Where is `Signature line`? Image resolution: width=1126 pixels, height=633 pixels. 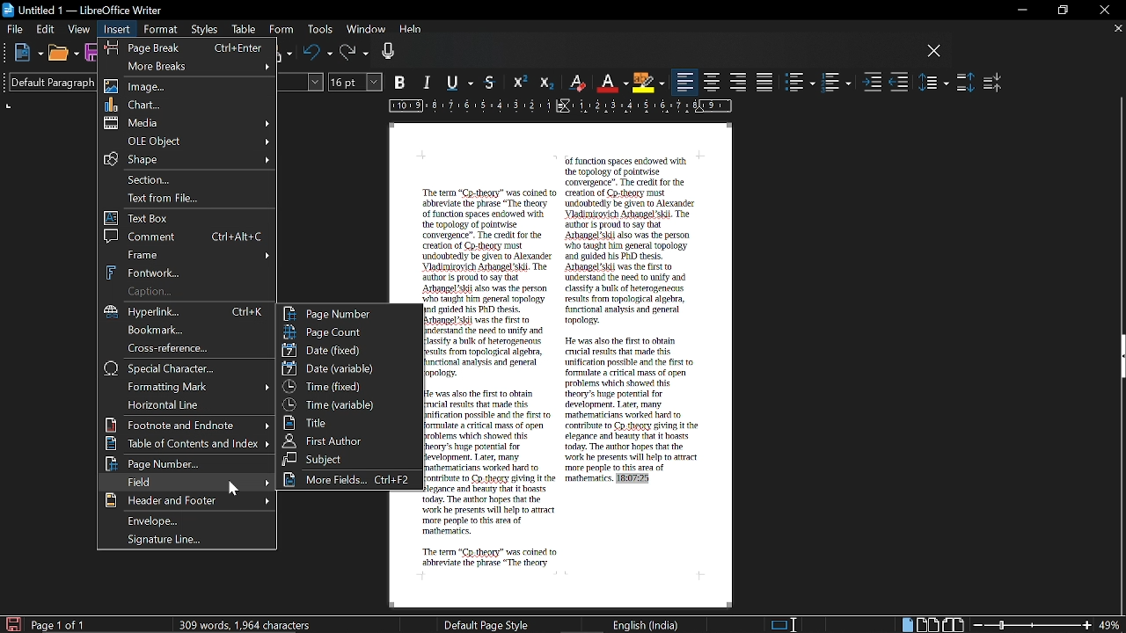
Signature line is located at coordinates (191, 540).